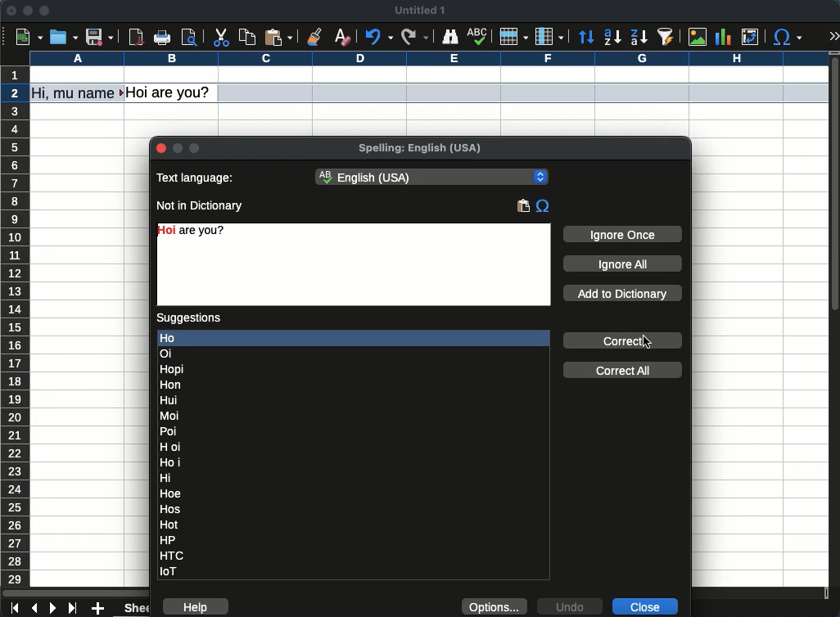 This screenshot has height=617, width=840. I want to click on untitled 1, so click(419, 10).